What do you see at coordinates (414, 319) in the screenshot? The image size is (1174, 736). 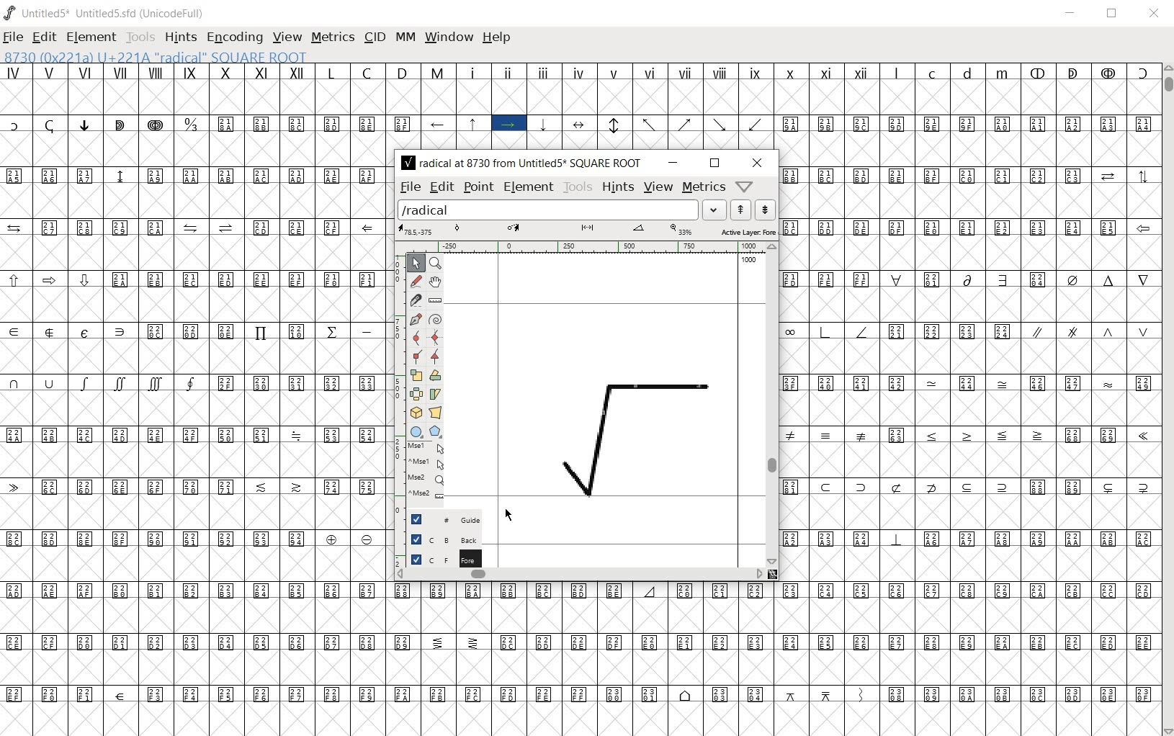 I see `add a point, then drag out its control points` at bounding box center [414, 319].